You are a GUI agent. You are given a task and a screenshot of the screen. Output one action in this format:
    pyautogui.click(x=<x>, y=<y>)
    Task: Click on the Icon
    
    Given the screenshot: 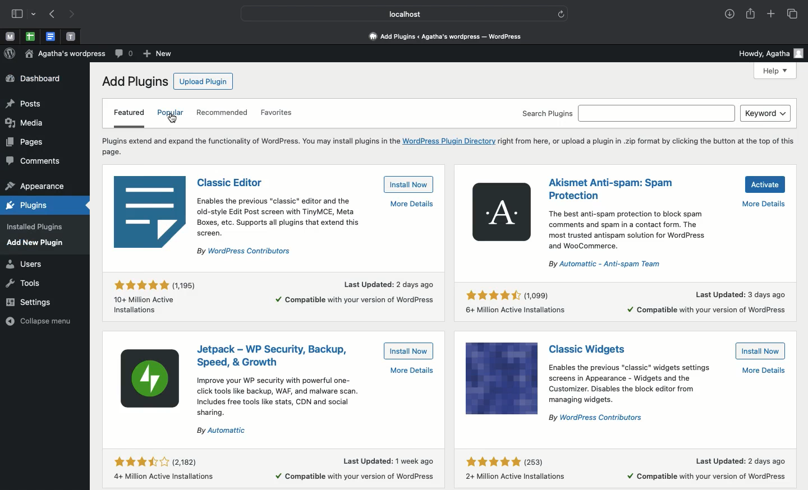 What is the action you would take?
    pyautogui.click(x=150, y=379)
    